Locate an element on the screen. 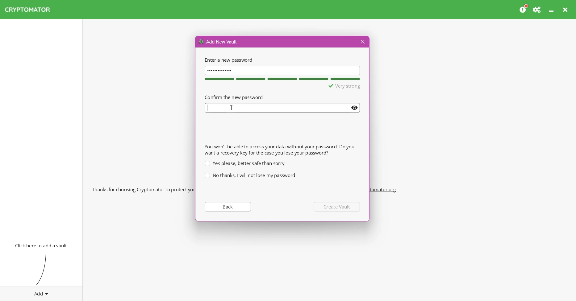  Insertion cursor is located at coordinates (232, 108).